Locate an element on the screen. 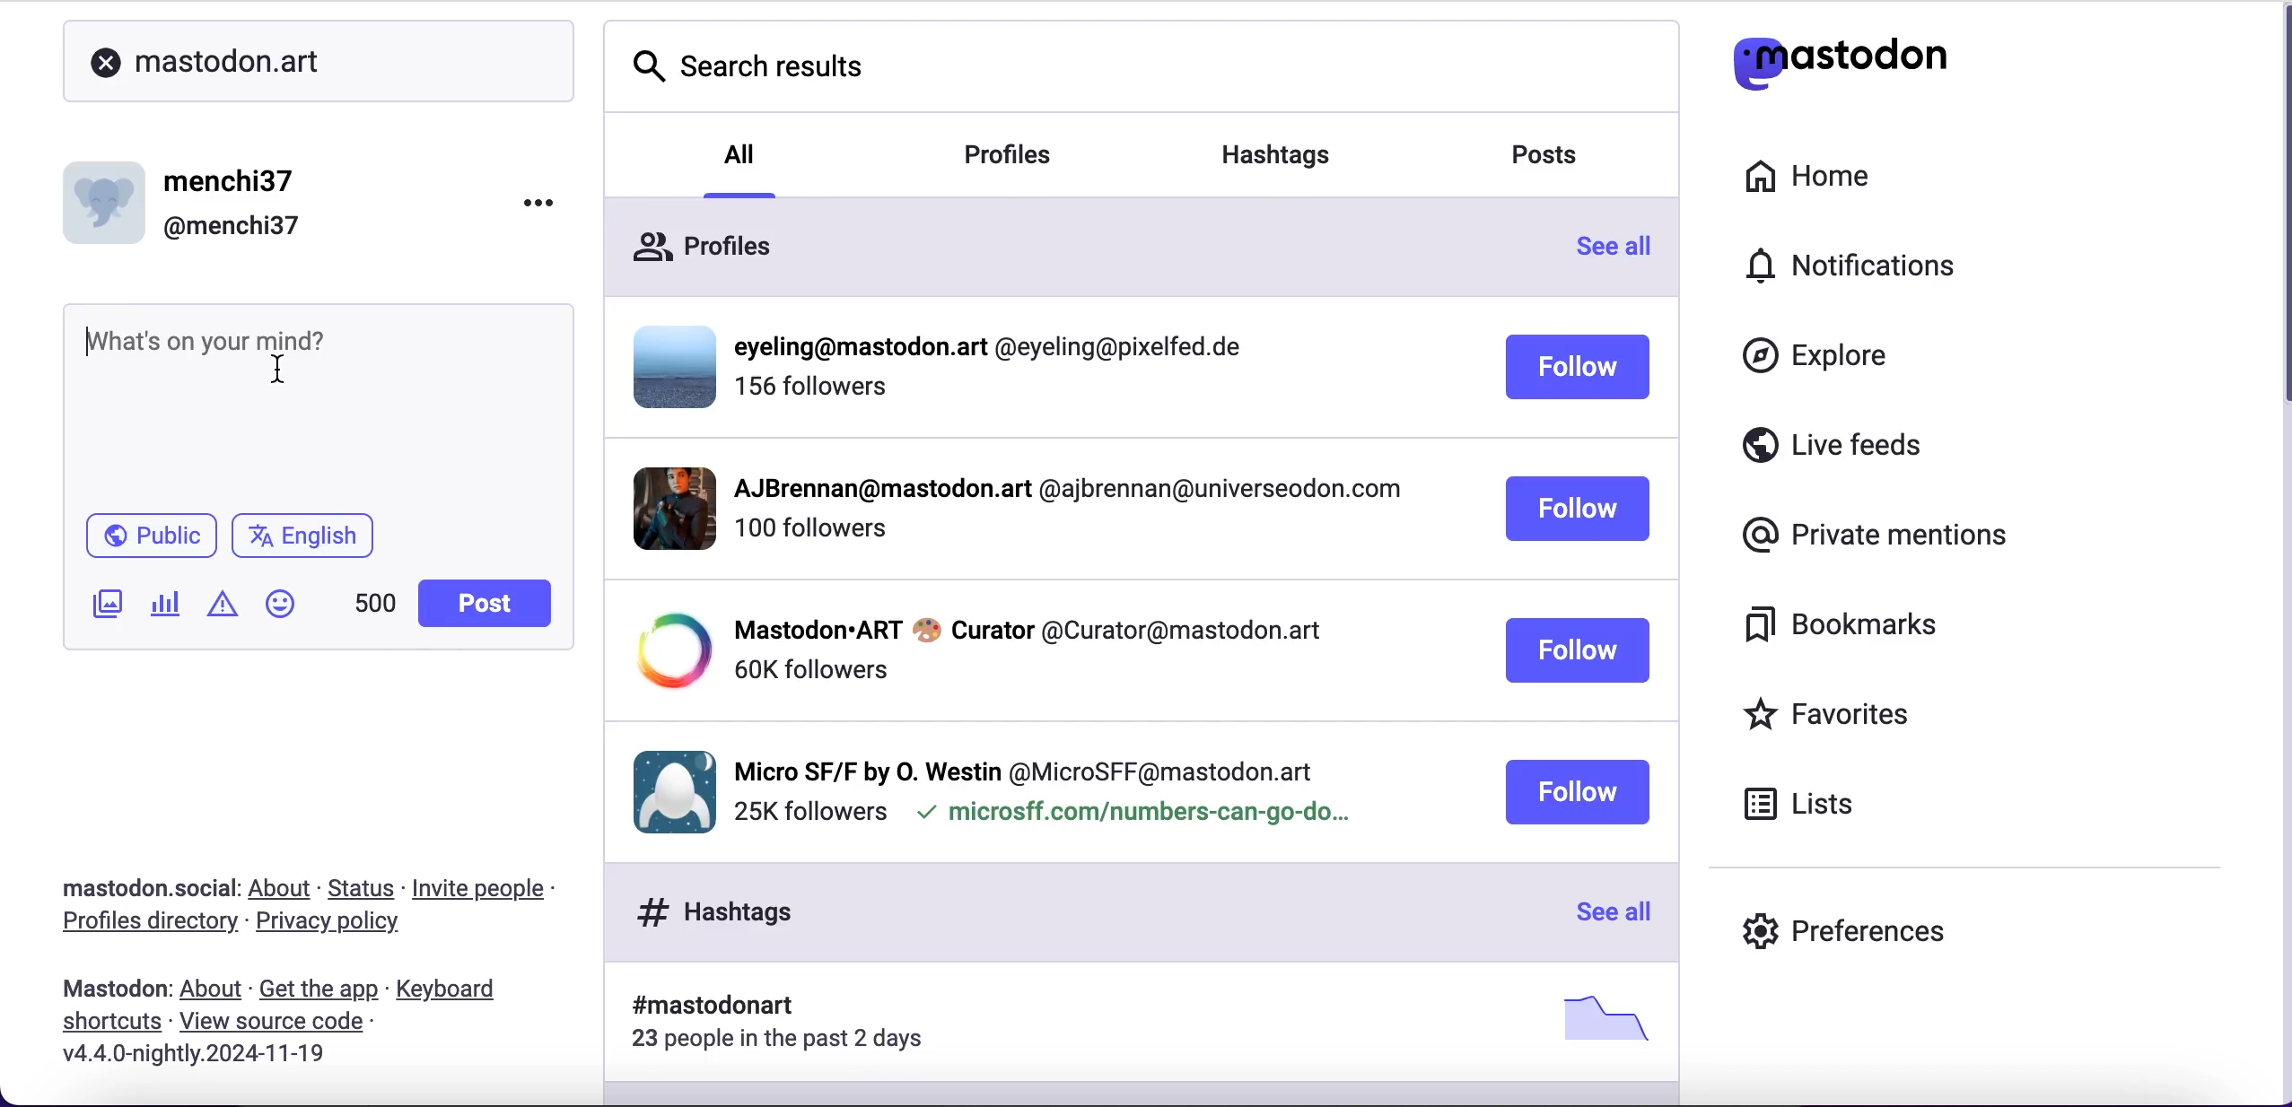 The image size is (2292, 1107). home is located at coordinates (1867, 175).